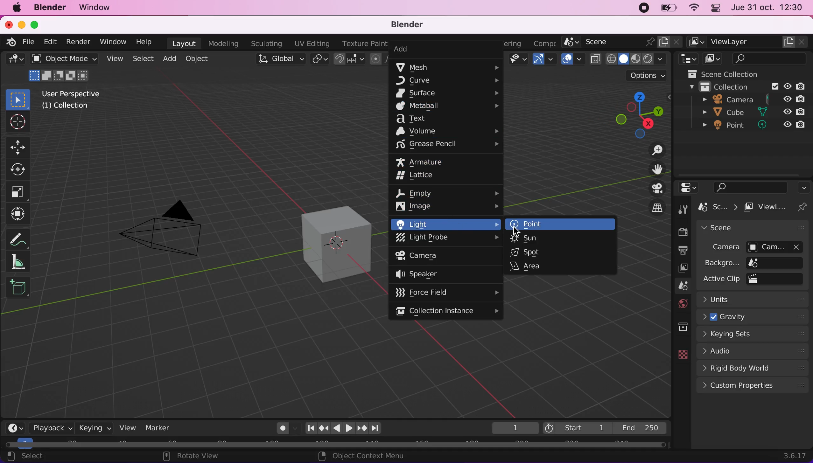  What do you see at coordinates (65, 68) in the screenshot?
I see `object mode` at bounding box center [65, 68].